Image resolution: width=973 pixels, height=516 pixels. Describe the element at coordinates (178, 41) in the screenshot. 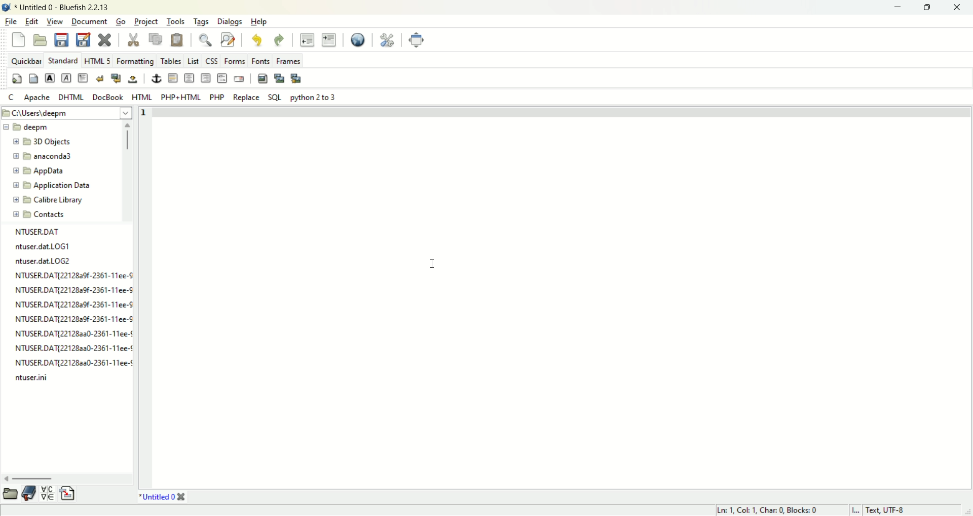

I see `paste` at that location.